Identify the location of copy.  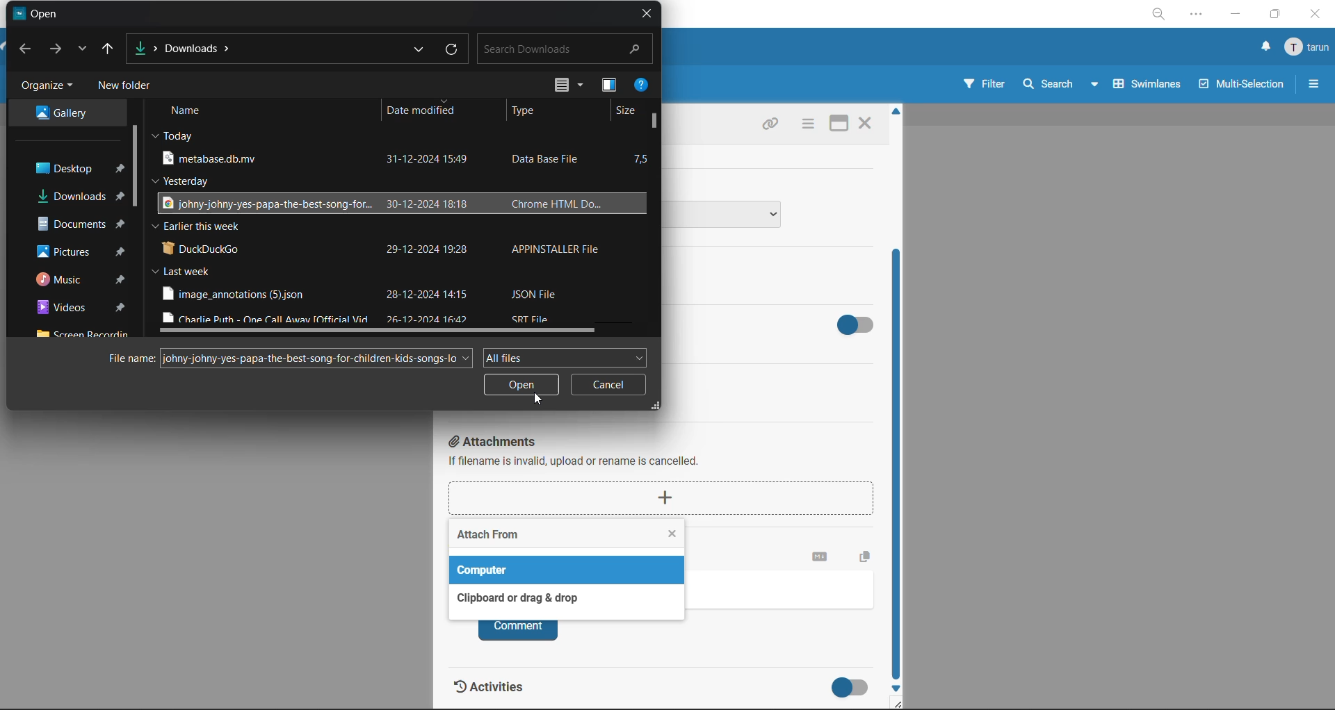
(868, 554).